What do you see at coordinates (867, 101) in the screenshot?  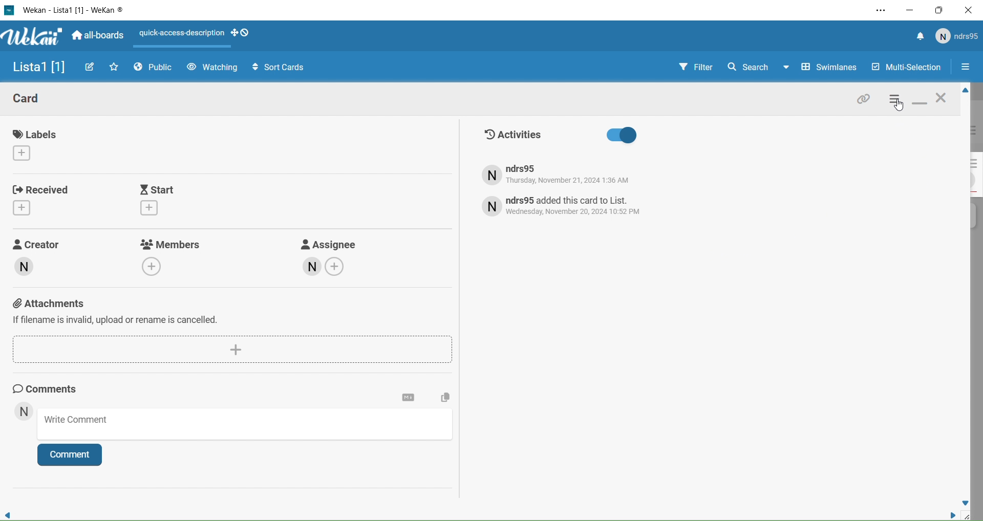 I see `Link` at bounding box center [867, 101].